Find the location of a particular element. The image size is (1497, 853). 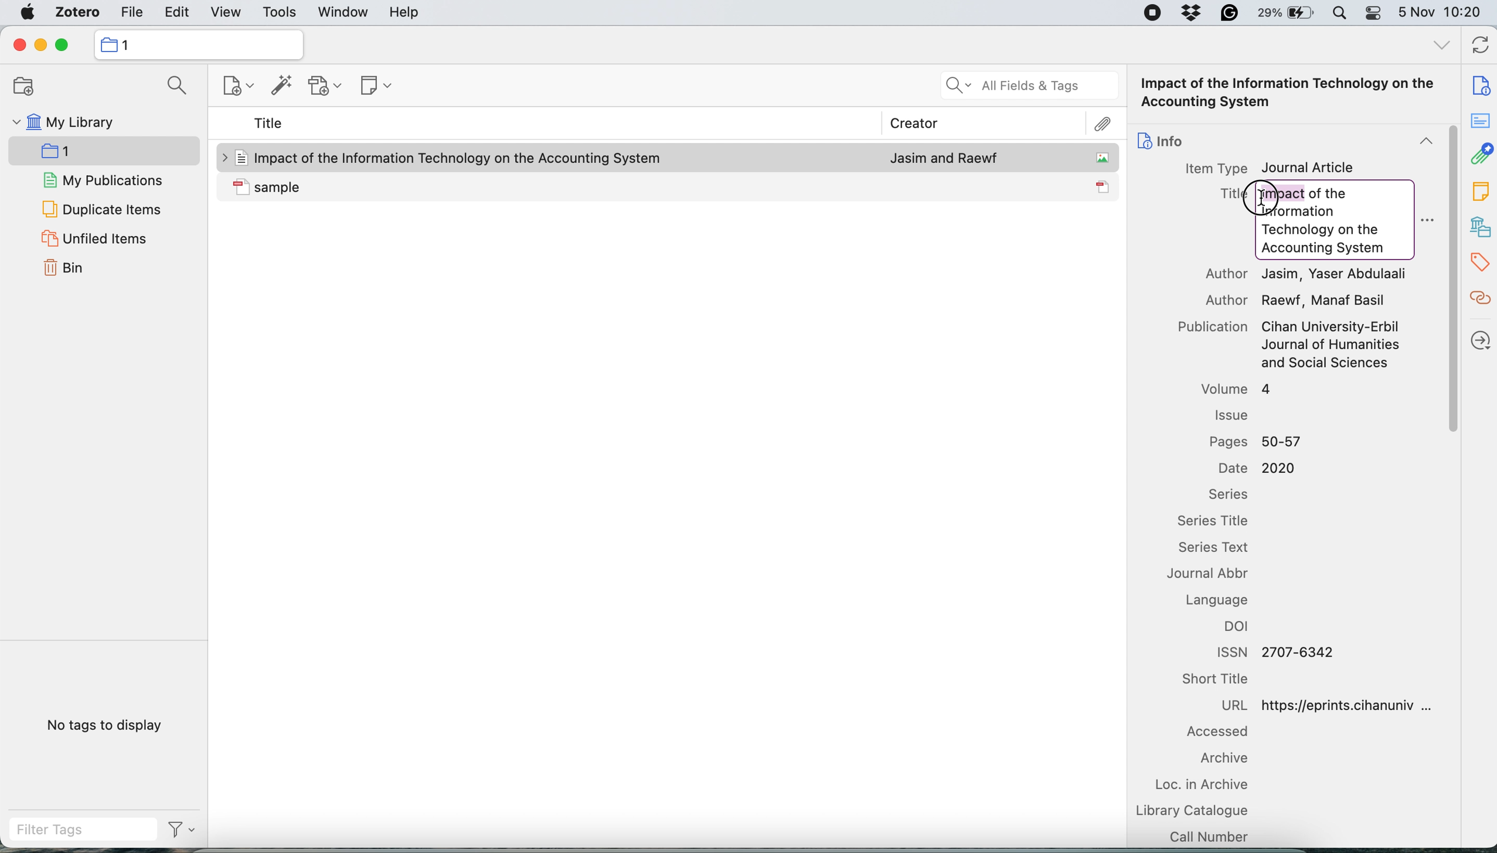

title is located at coordinates (270, 125).